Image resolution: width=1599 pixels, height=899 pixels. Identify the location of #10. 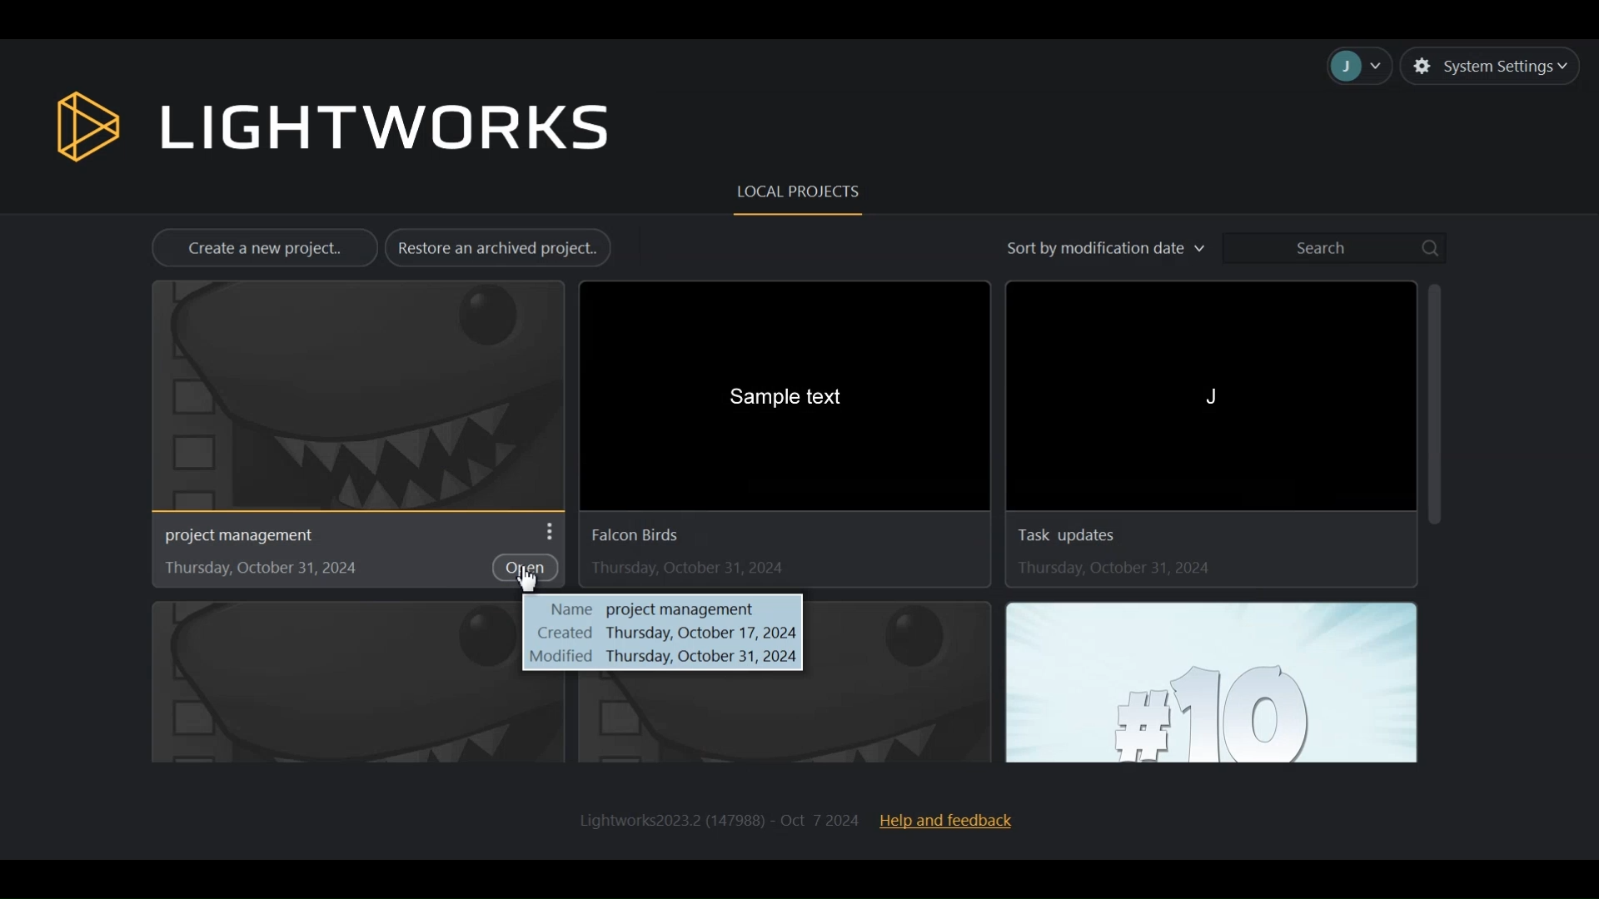
(1214, 681).